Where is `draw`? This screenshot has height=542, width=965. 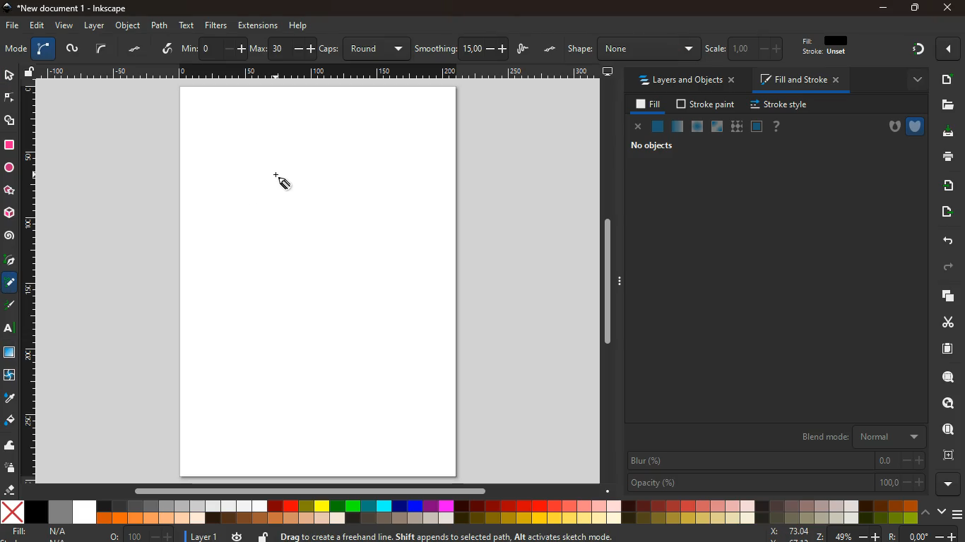
draw is located at coordinates (524, 50).